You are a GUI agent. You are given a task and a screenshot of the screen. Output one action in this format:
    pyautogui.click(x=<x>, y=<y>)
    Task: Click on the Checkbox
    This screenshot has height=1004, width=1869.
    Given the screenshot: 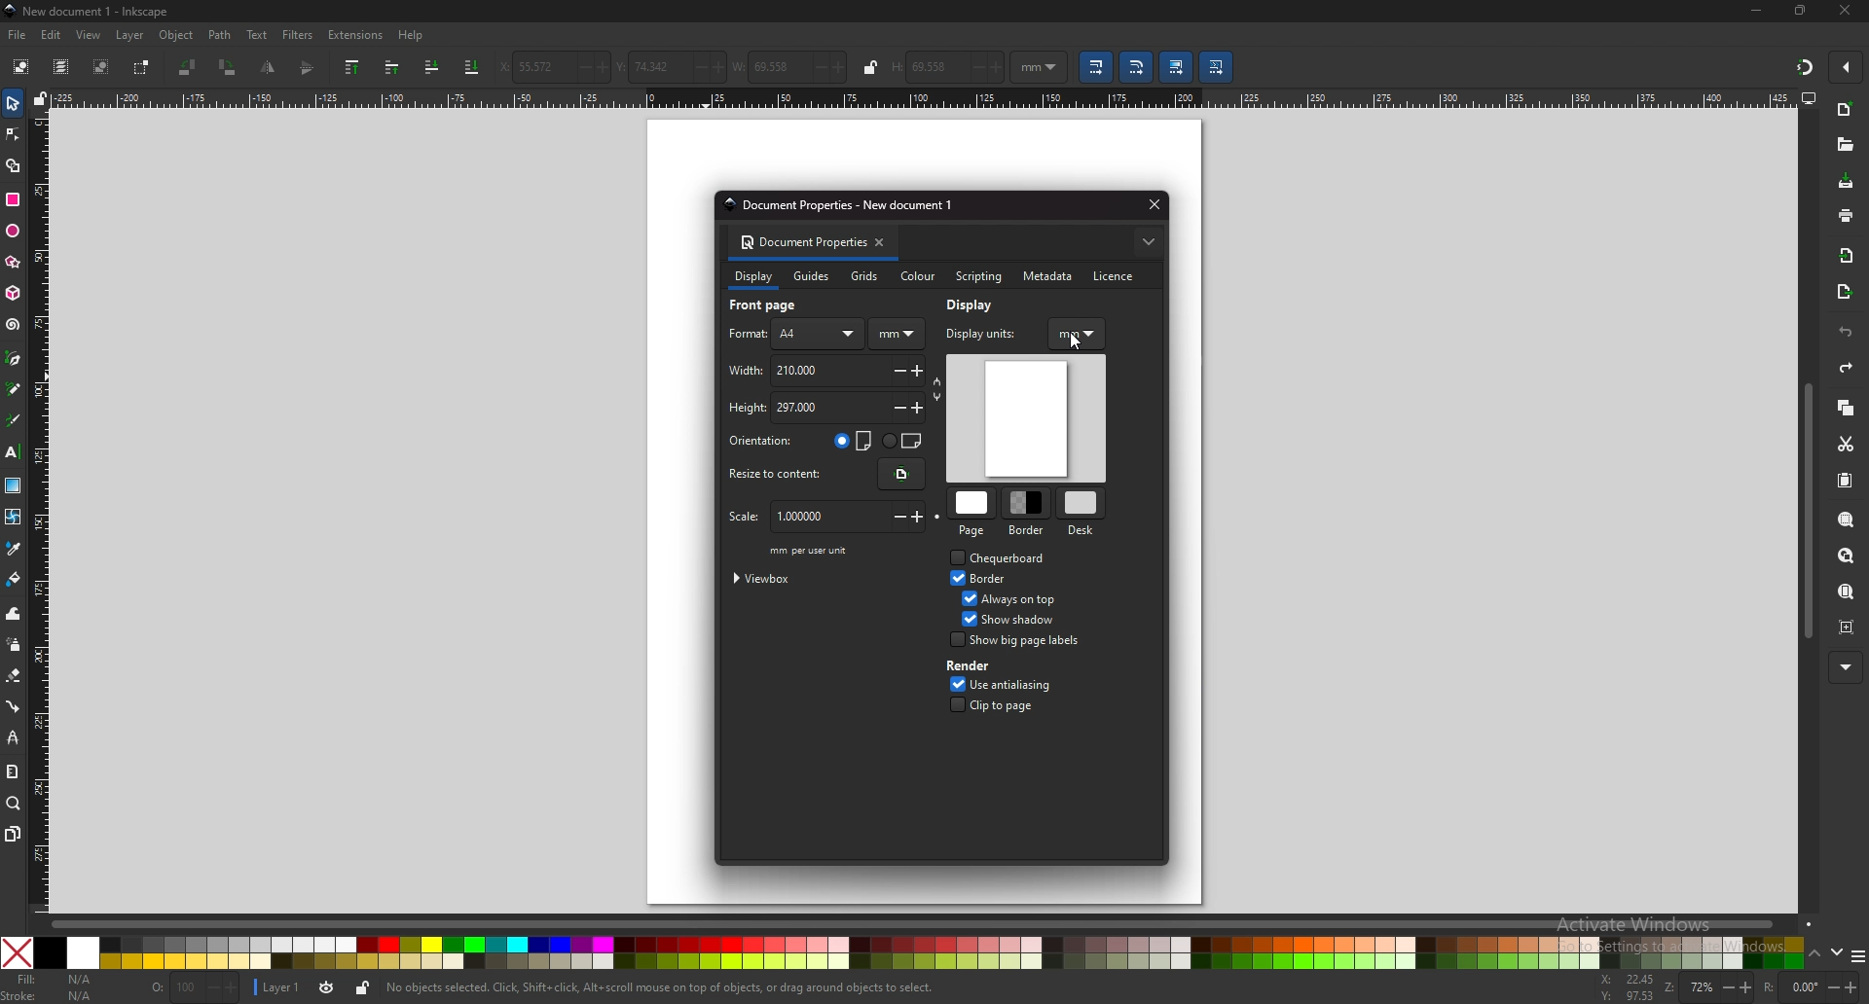 What is the action you would take?
    pyautogui.click(x=952, y=577)
    